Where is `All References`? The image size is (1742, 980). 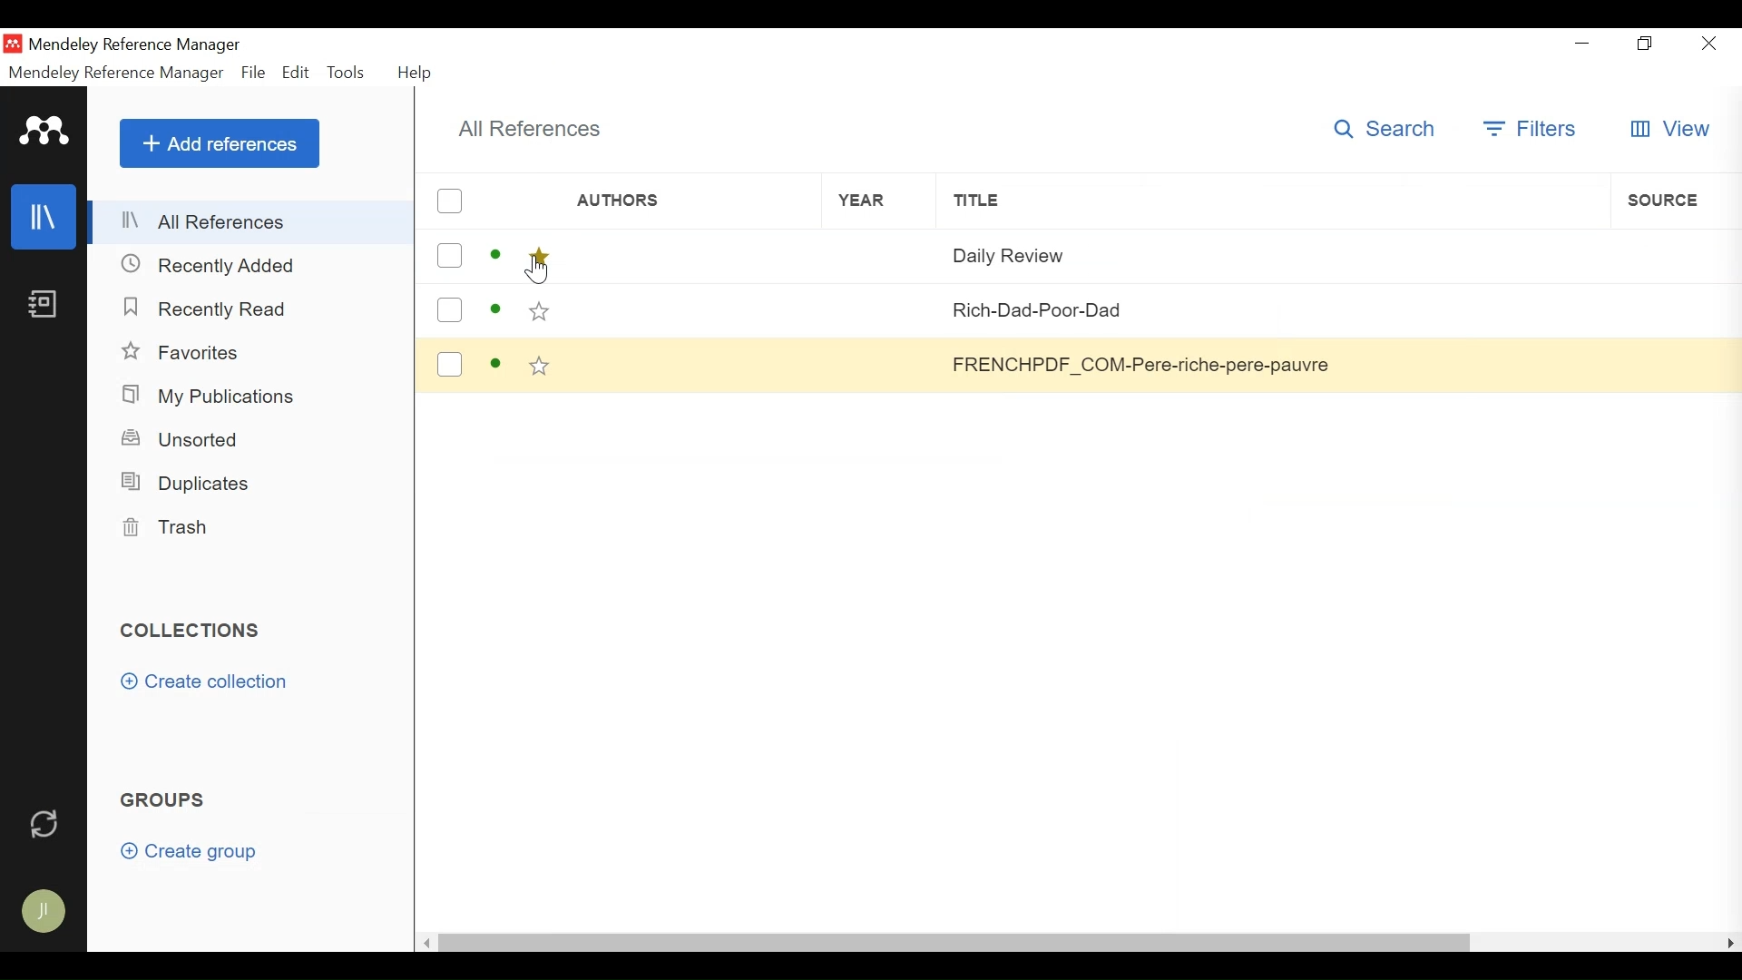
All References is located at coordinates (524, 128).